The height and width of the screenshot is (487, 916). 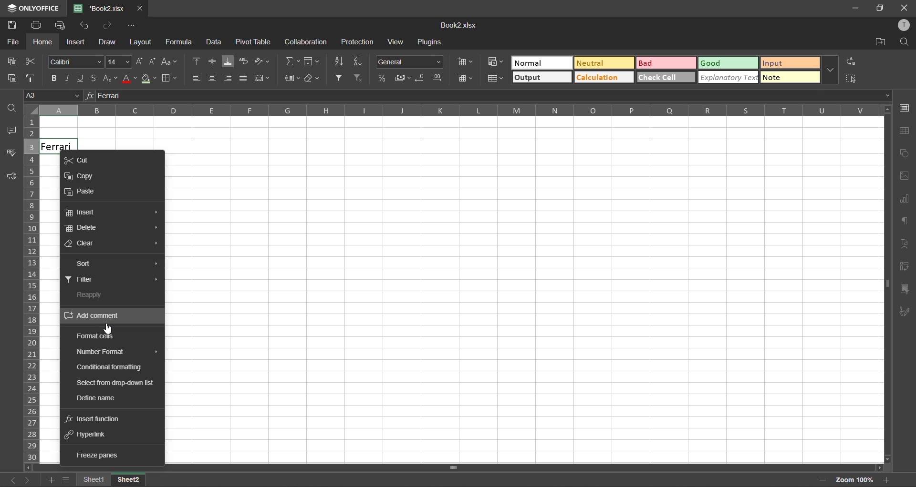 I want to click on add comment, so click(x=97, y=316).